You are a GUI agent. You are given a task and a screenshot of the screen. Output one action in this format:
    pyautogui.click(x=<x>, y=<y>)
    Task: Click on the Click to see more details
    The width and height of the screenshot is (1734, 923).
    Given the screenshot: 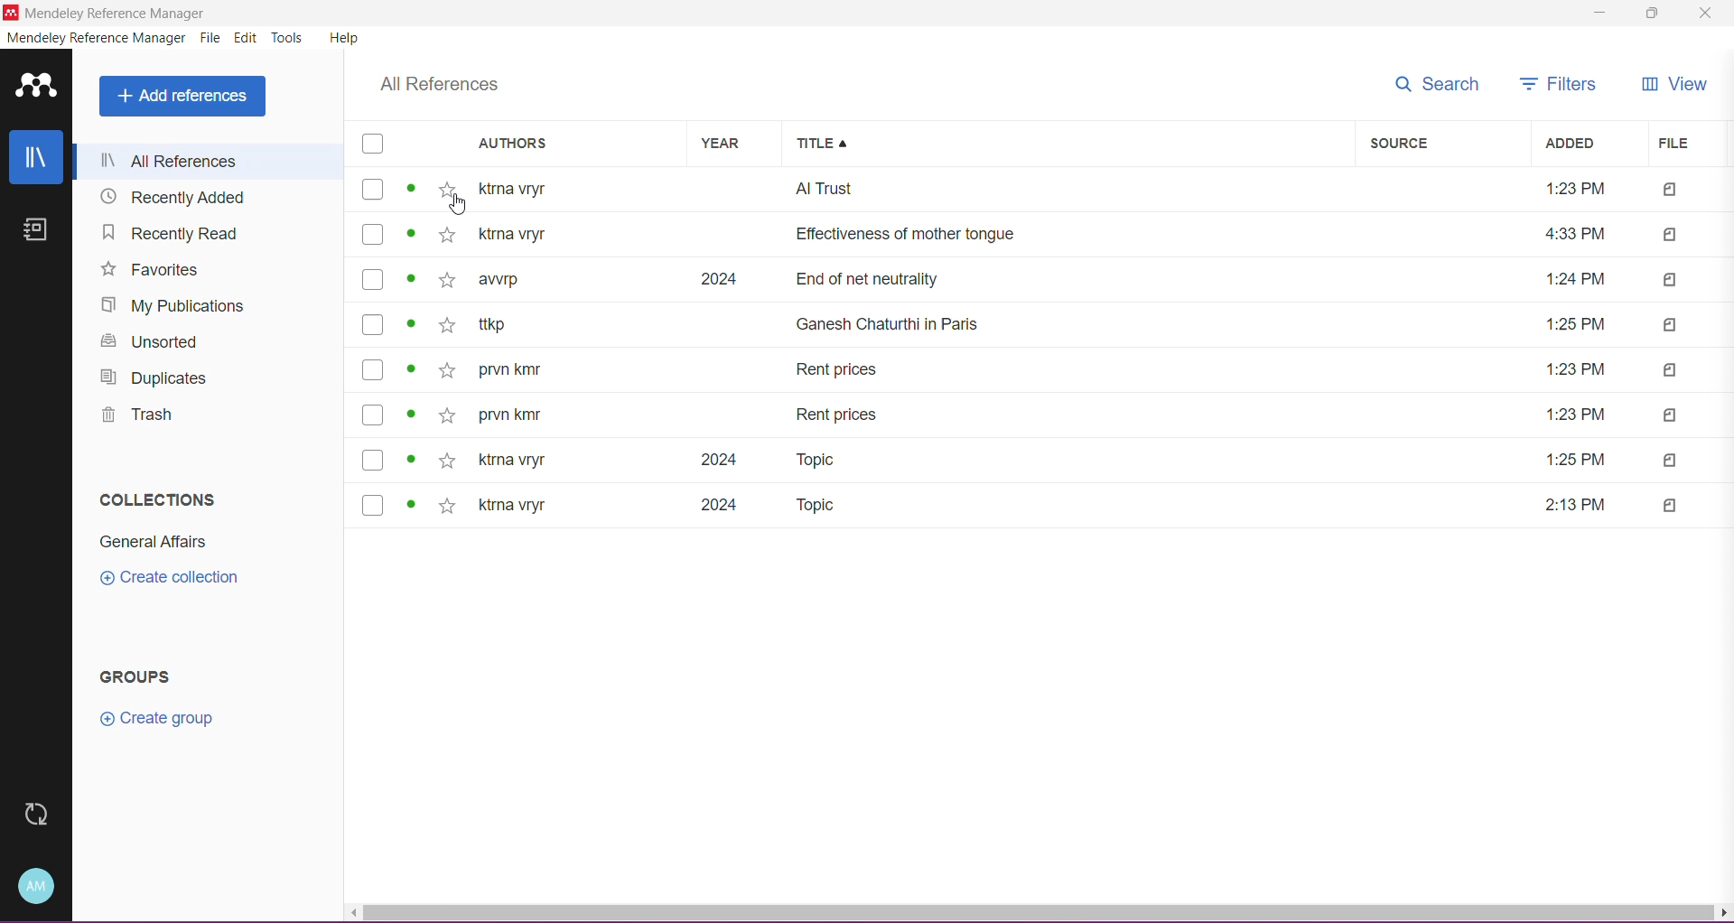 What is the action you would take?
    pyautogui.click(x=412, y=189)
    